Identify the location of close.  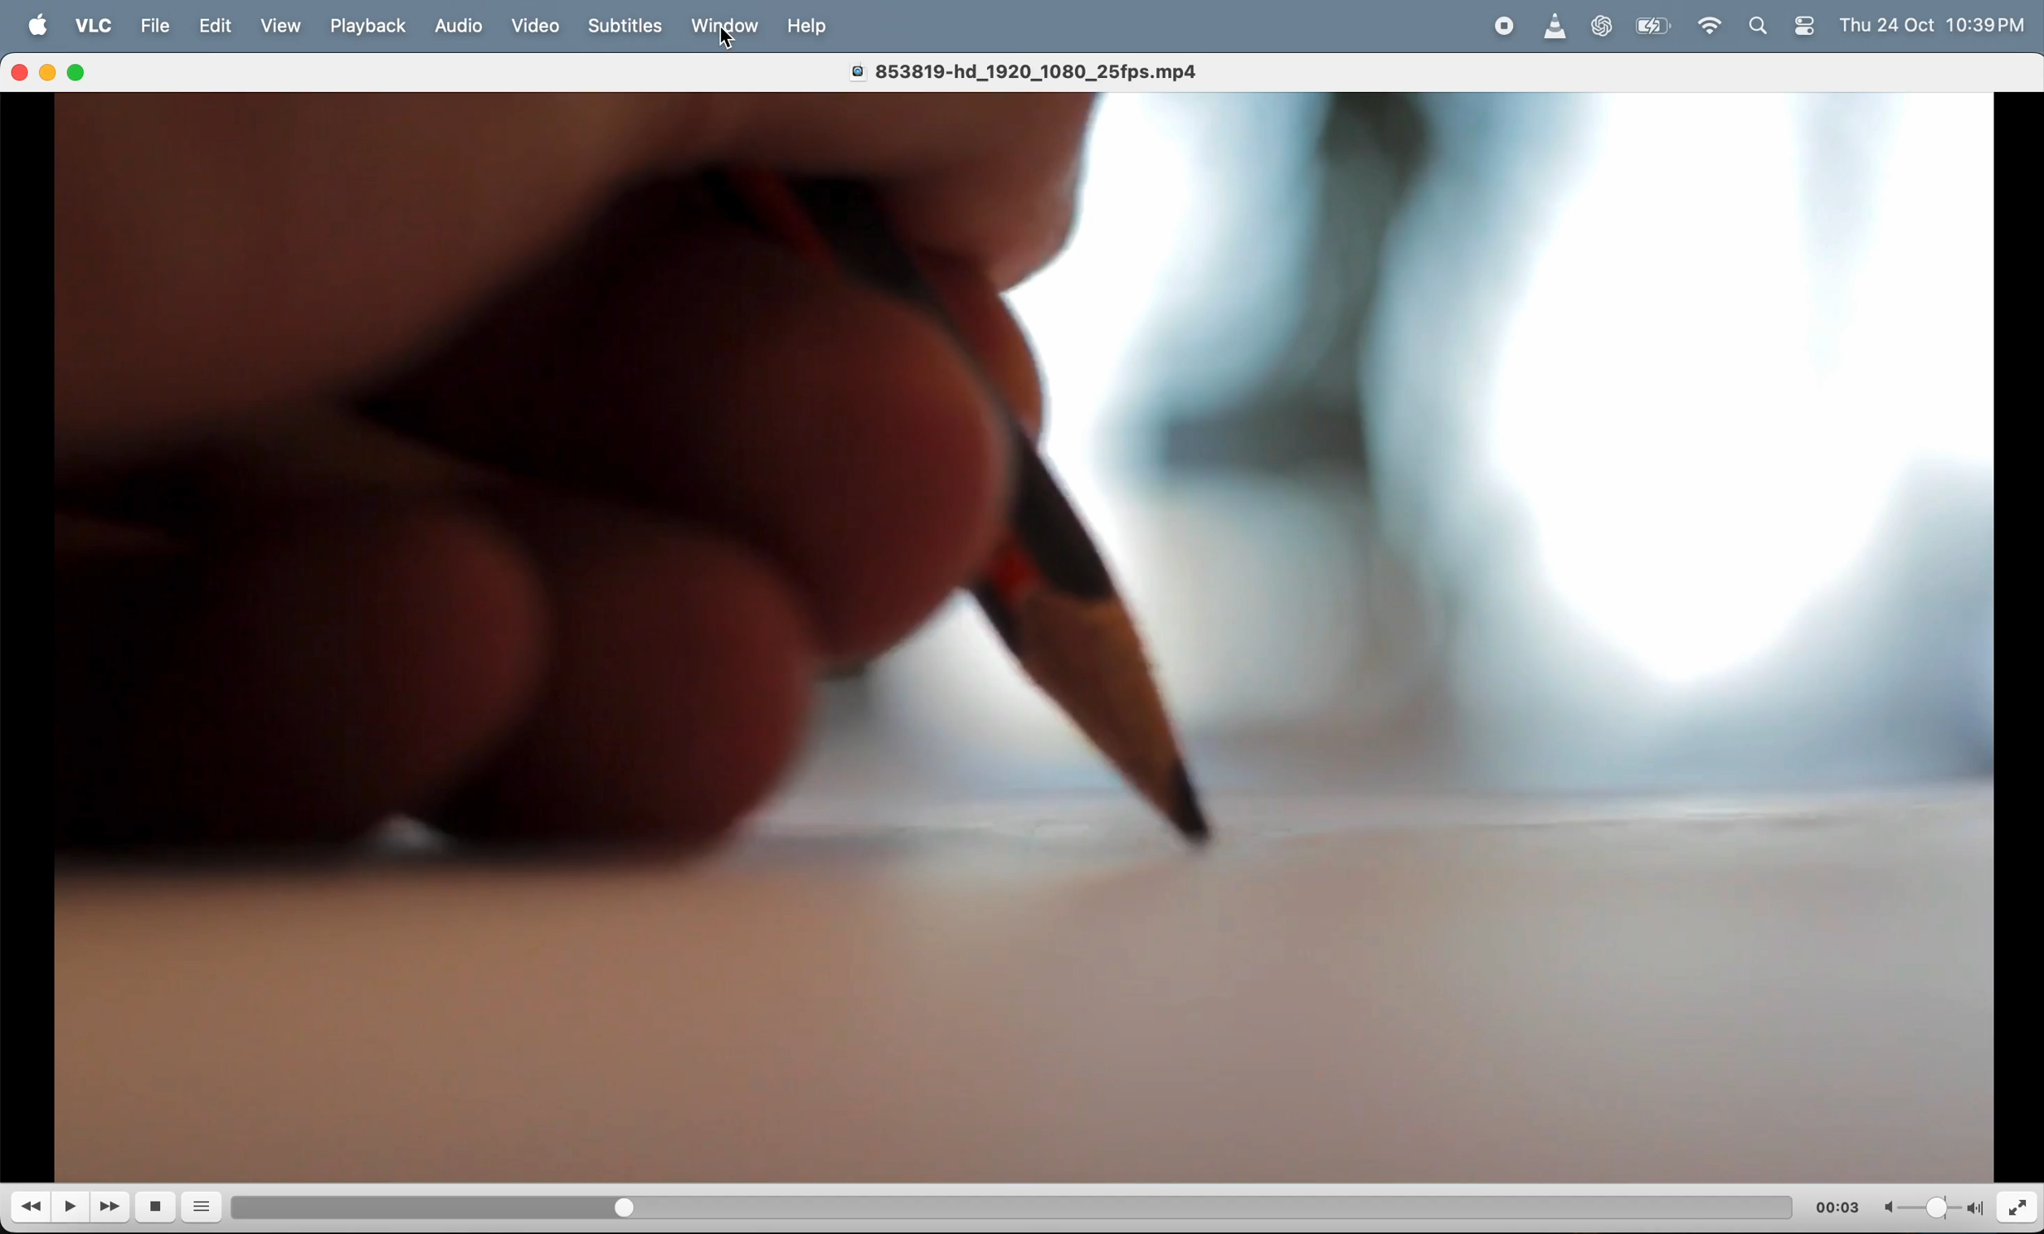
(22, 72).